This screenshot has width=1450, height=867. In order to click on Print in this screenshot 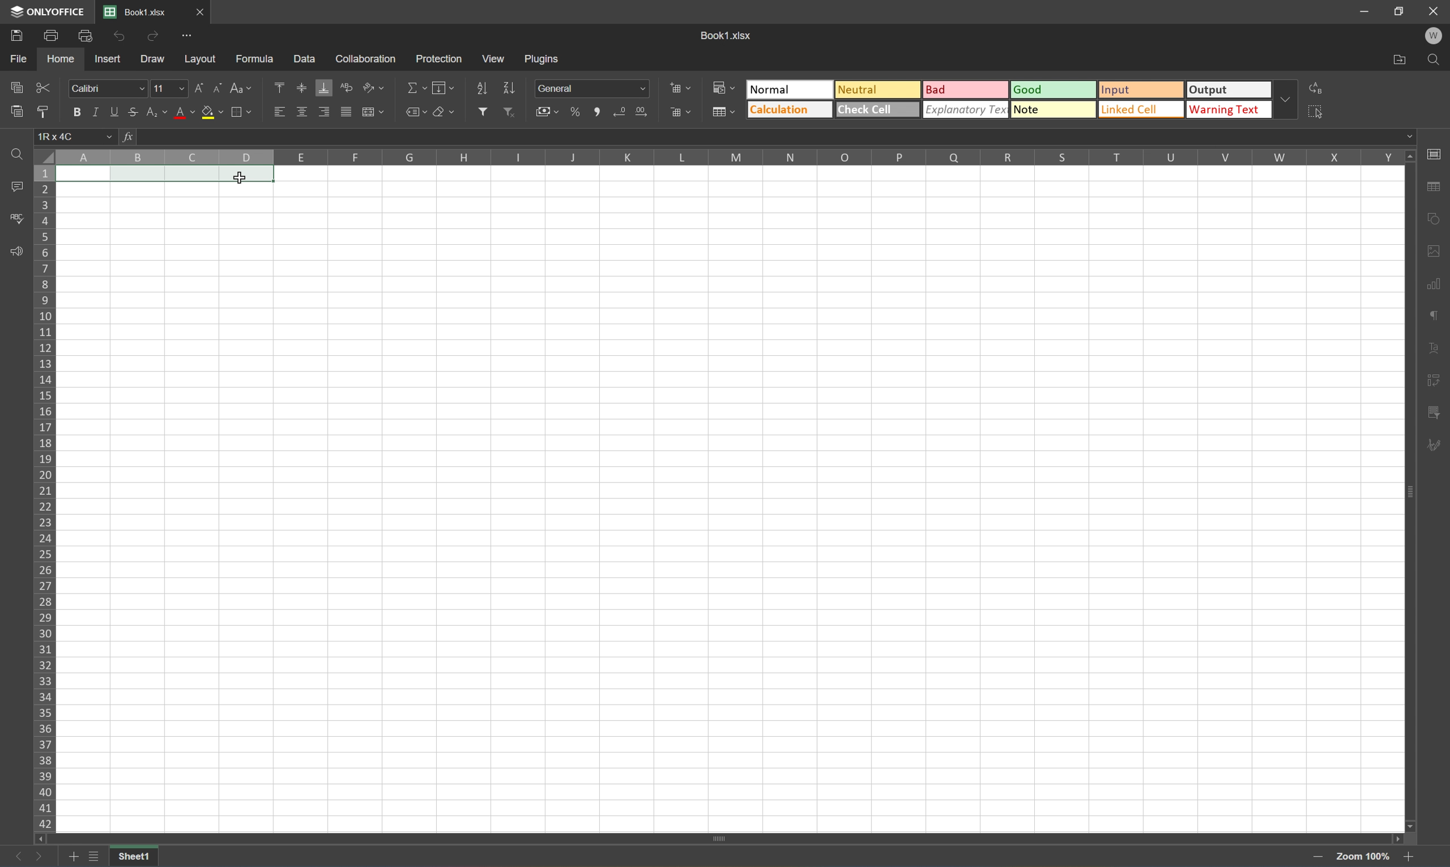, I will do `click(50, 37)`.